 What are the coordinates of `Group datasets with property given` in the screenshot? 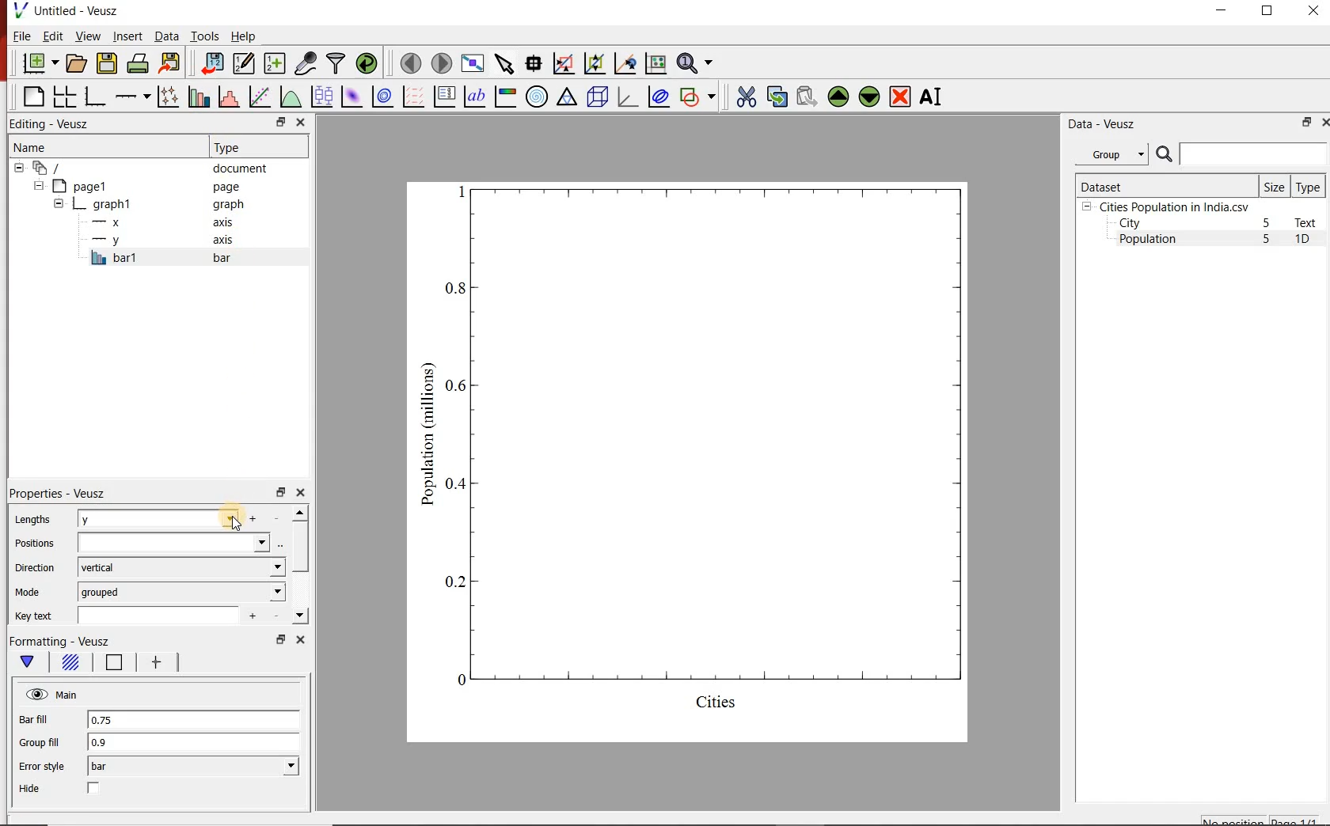 It's located at (1111, 153).